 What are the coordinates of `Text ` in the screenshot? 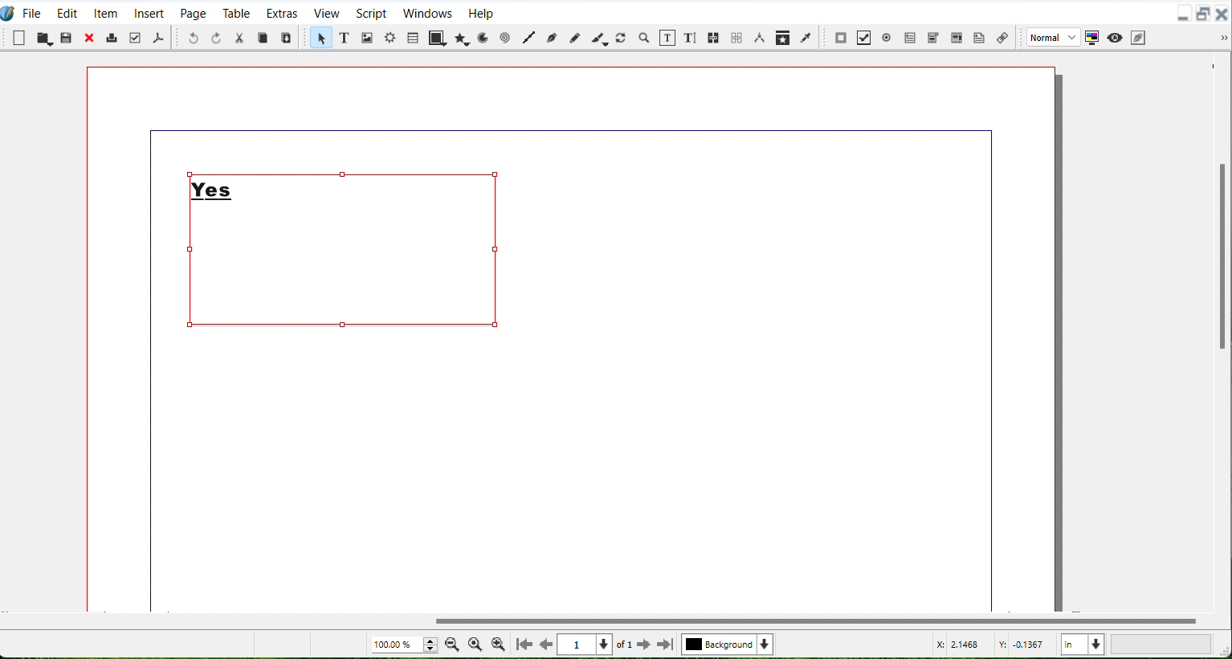 It's located at (214, 186).